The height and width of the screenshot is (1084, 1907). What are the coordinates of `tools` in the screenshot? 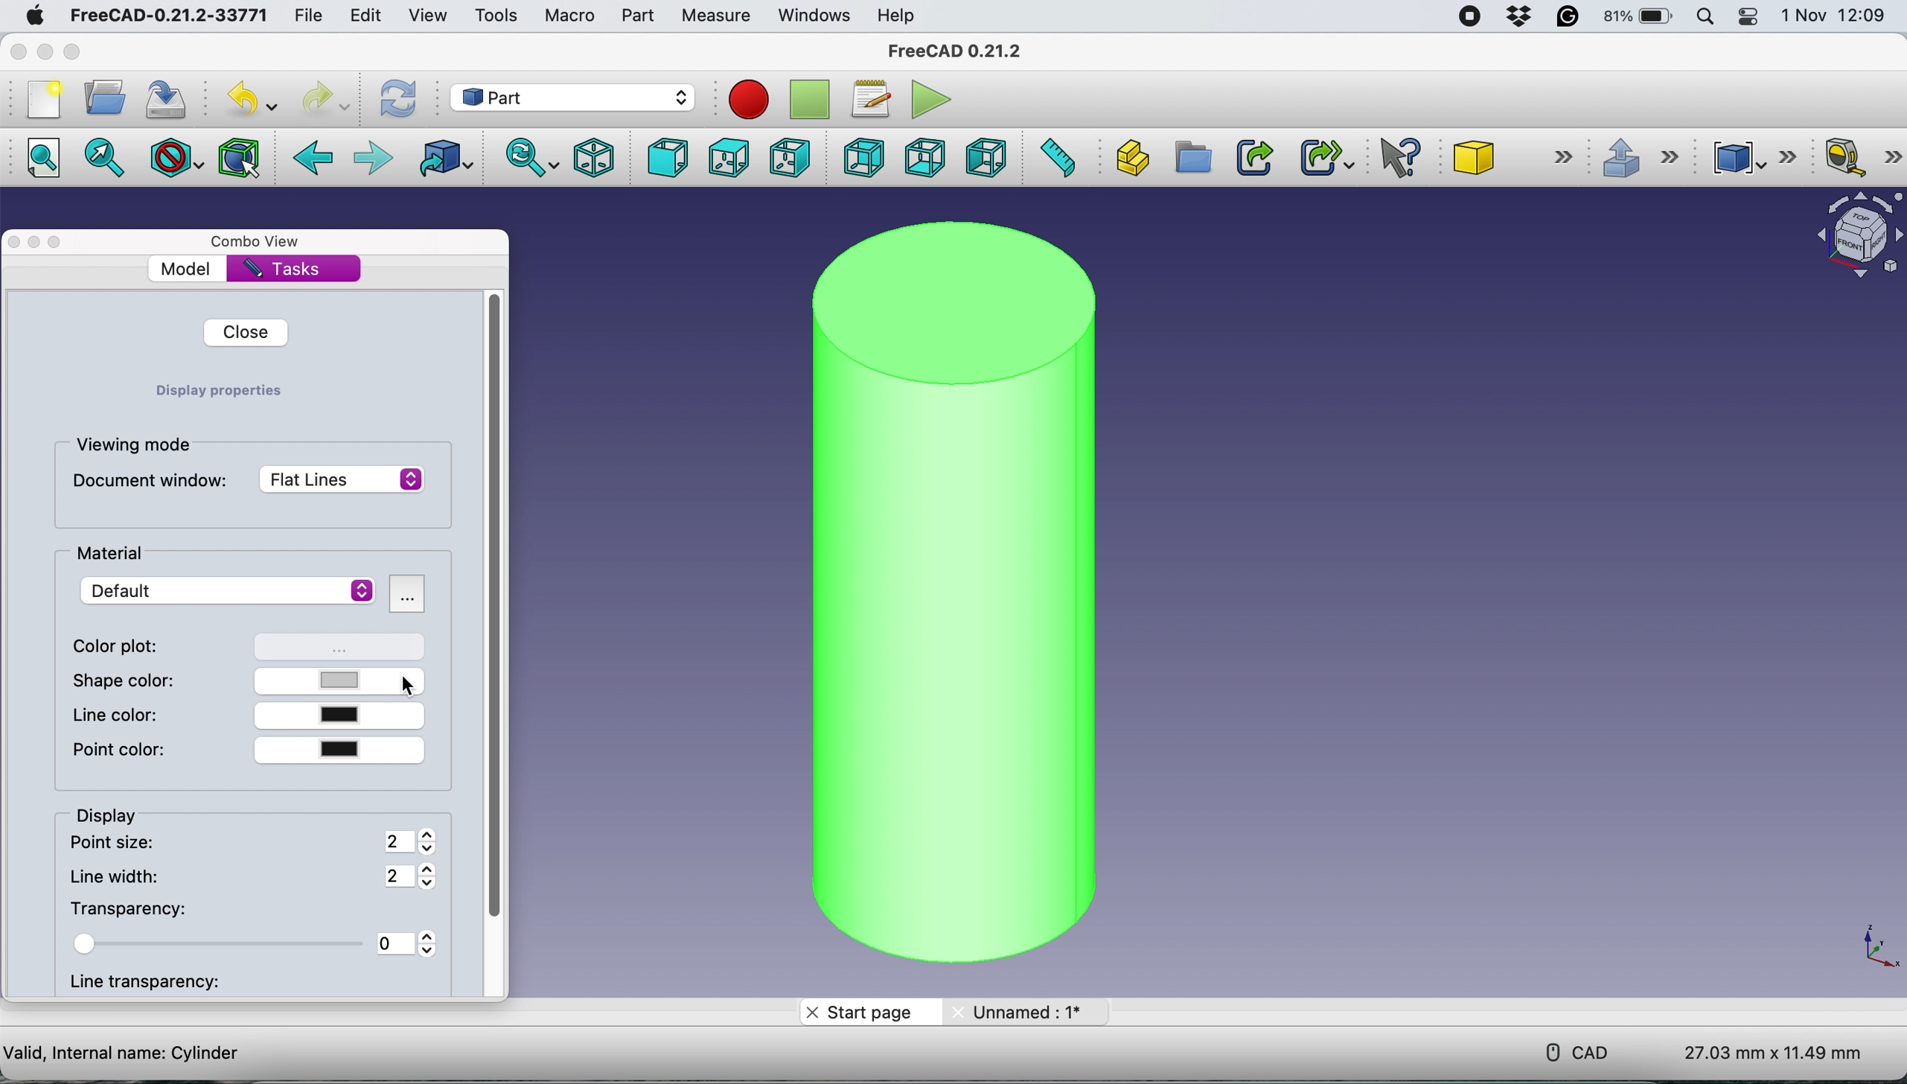 It's located at (501, 16).